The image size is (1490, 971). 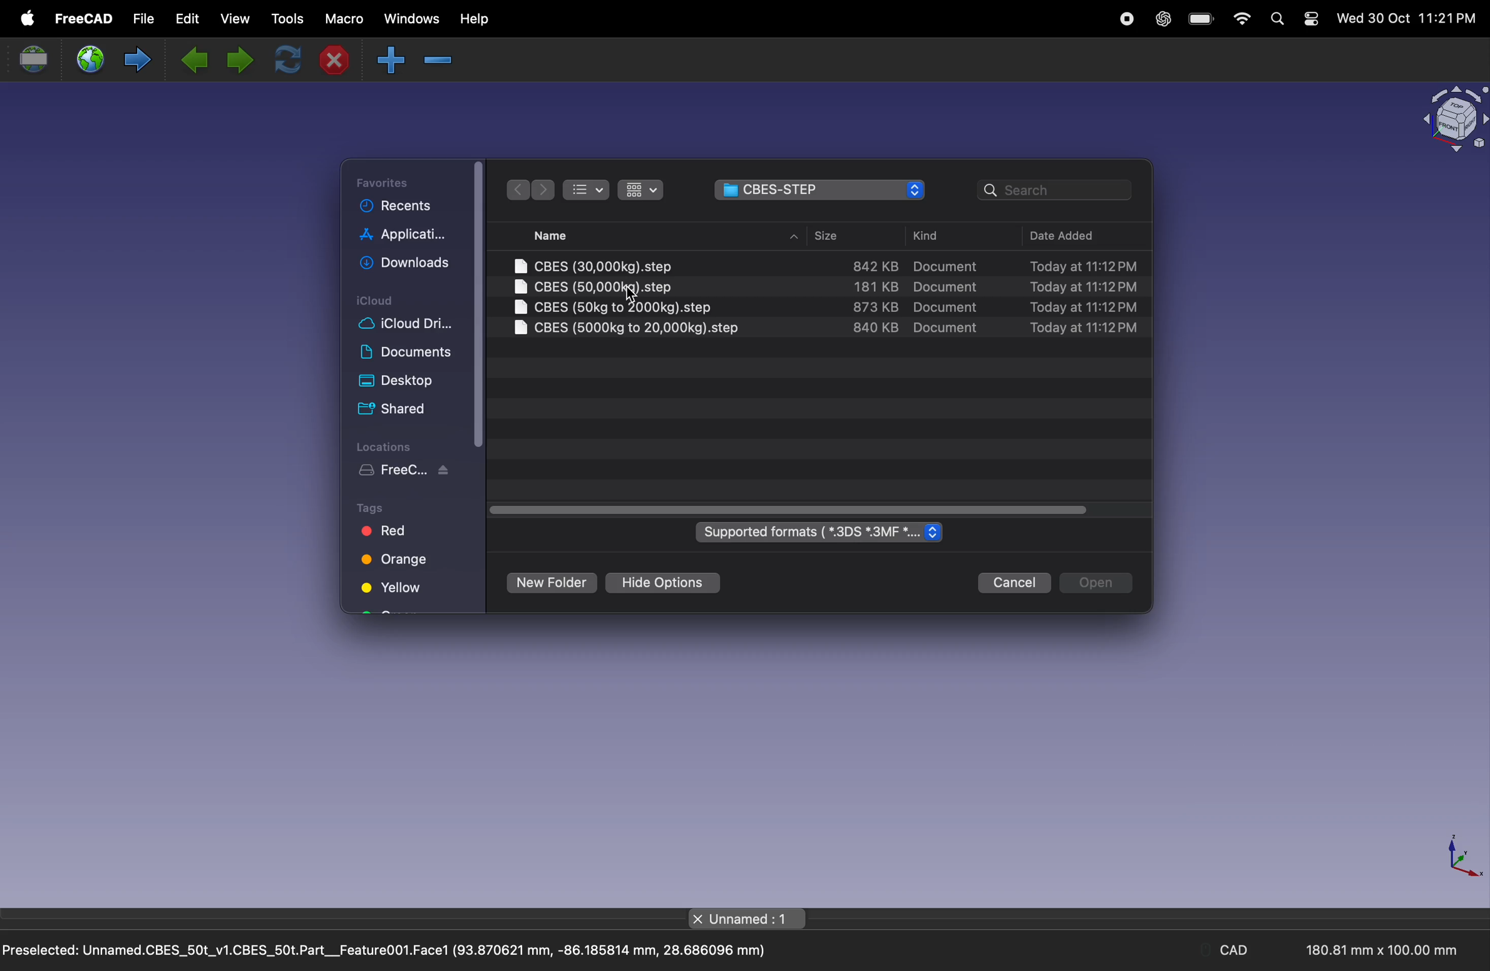 I want to click on cursor, so click(x=631, y=297).